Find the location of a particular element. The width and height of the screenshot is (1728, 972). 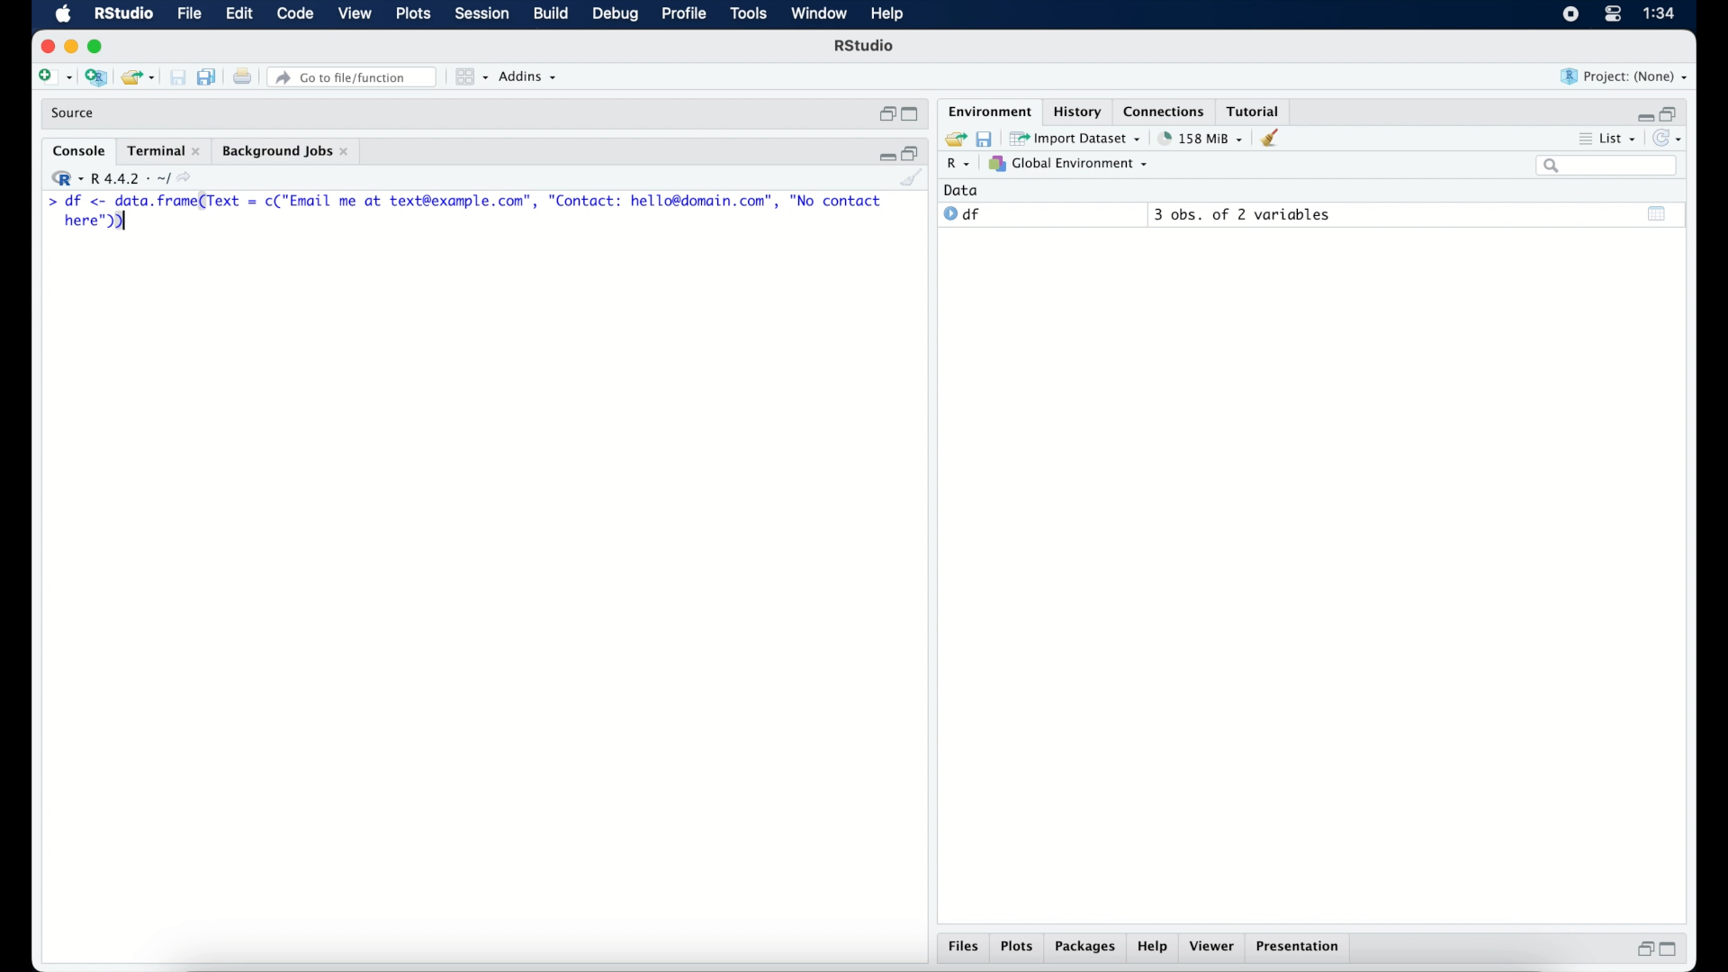

global environment is located at coordinates (1074, 165).